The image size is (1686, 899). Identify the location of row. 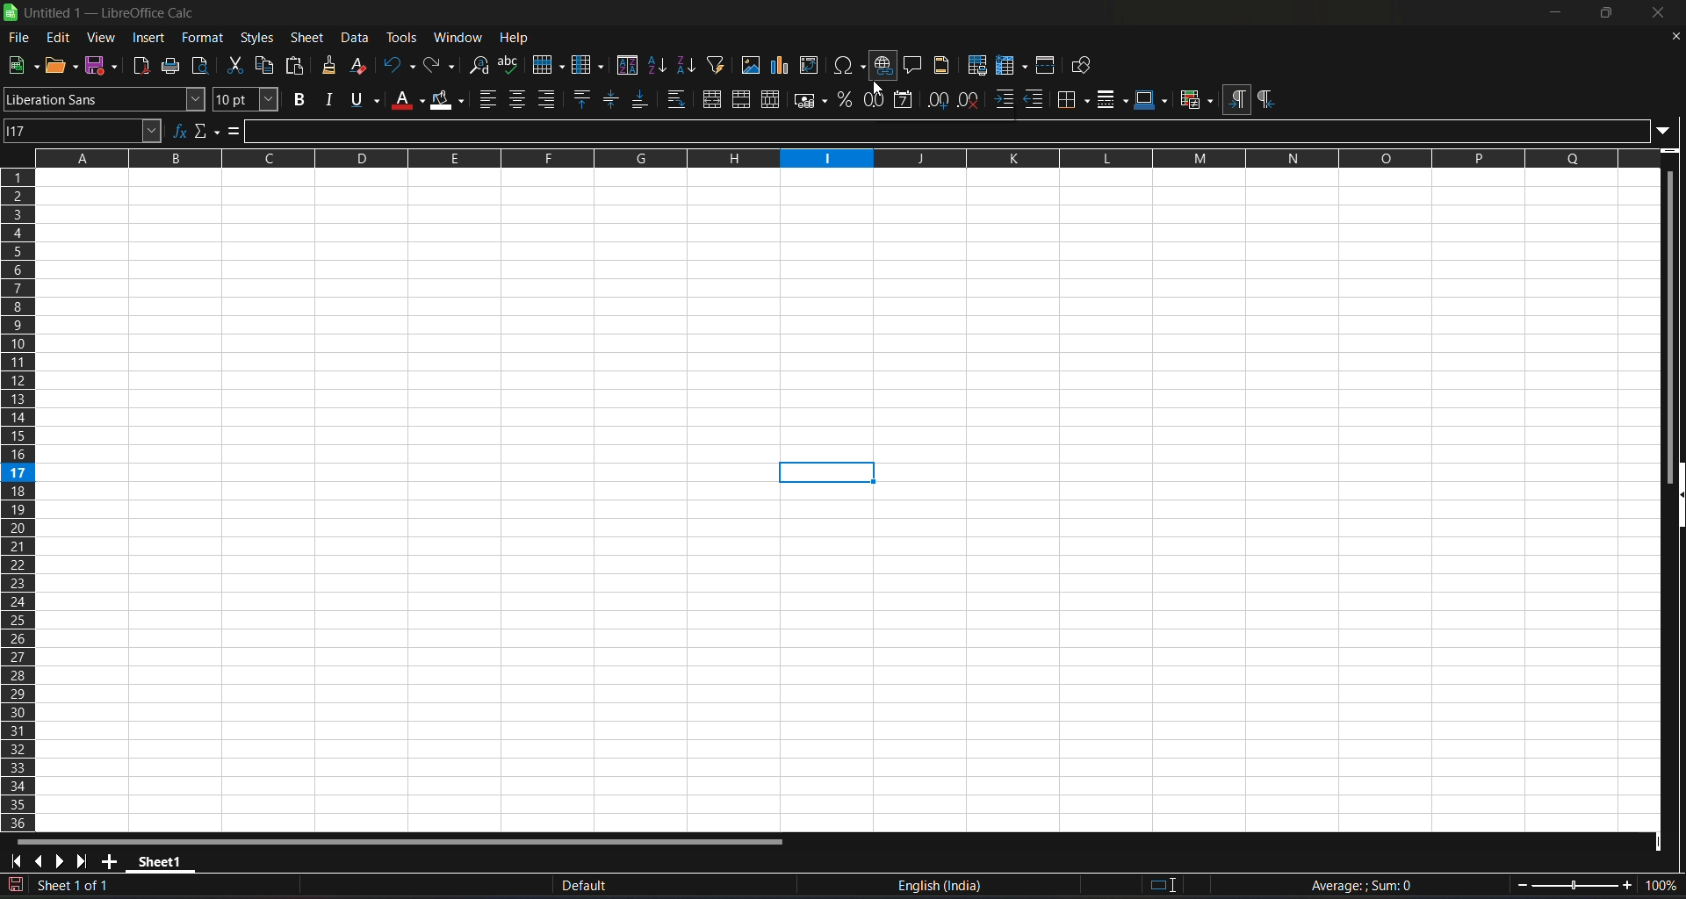
(548, 62).